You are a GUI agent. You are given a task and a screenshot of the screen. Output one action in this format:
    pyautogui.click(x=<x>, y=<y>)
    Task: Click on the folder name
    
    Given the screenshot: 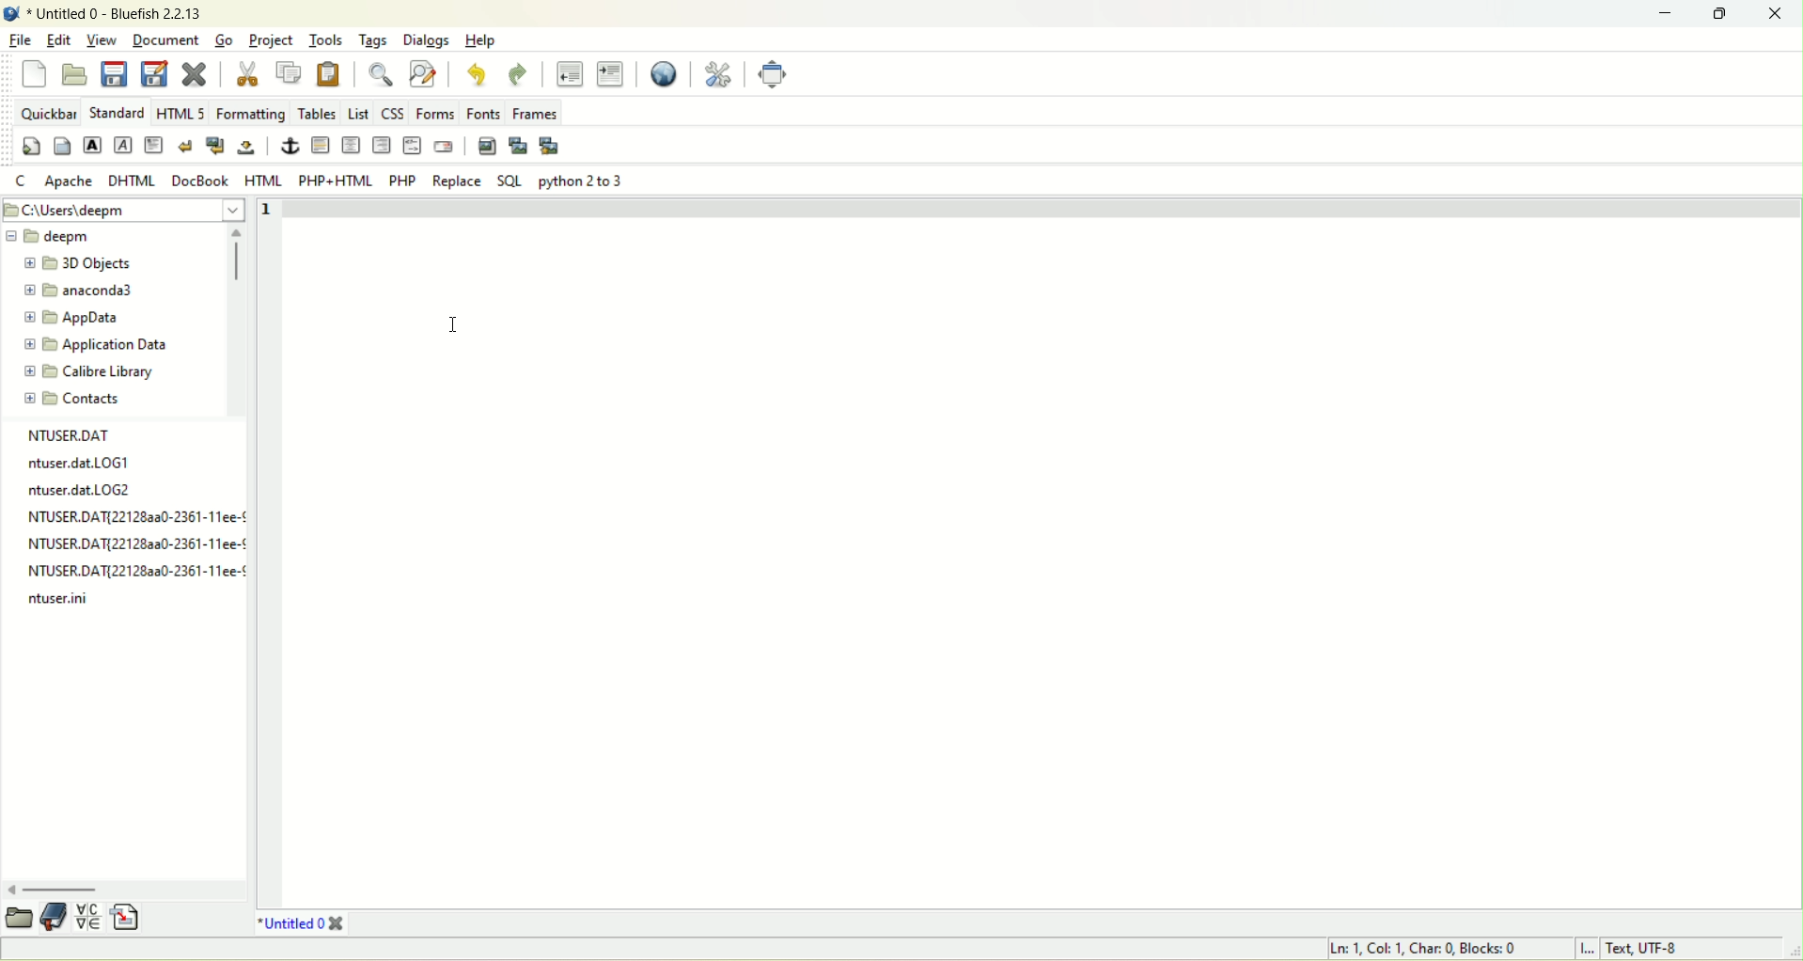 What is the action you would take?
    pyautogui.click(x=88, y=398)
    